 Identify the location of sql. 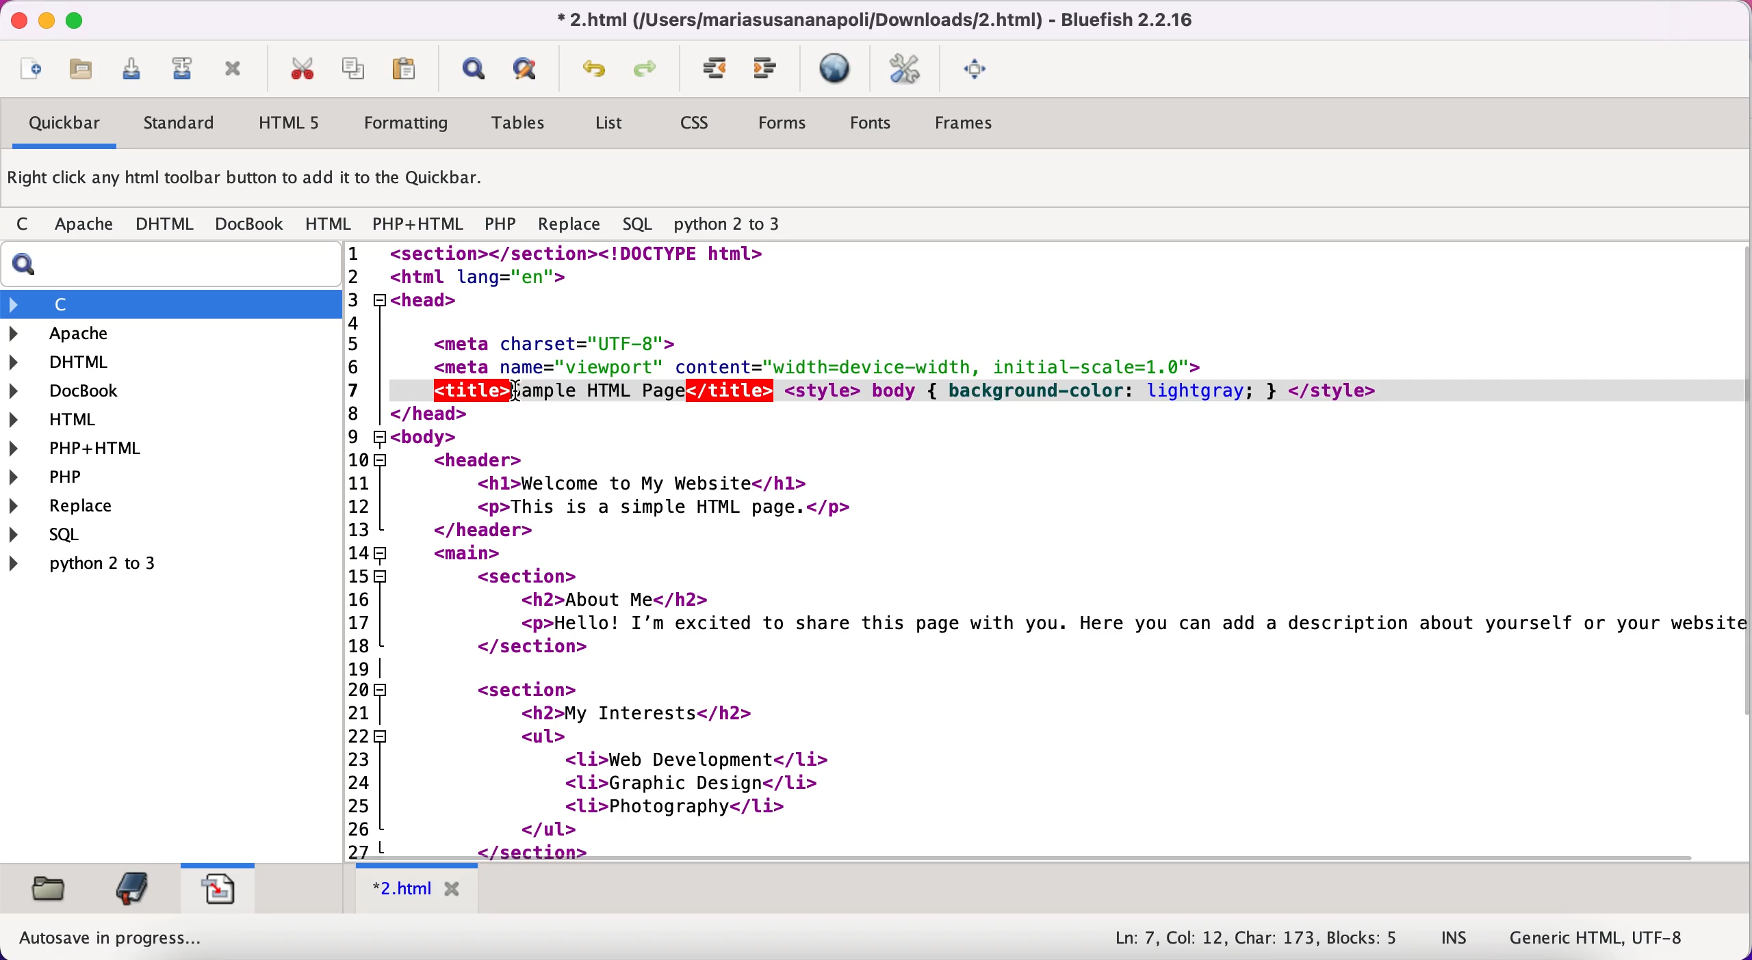
(641, 225).